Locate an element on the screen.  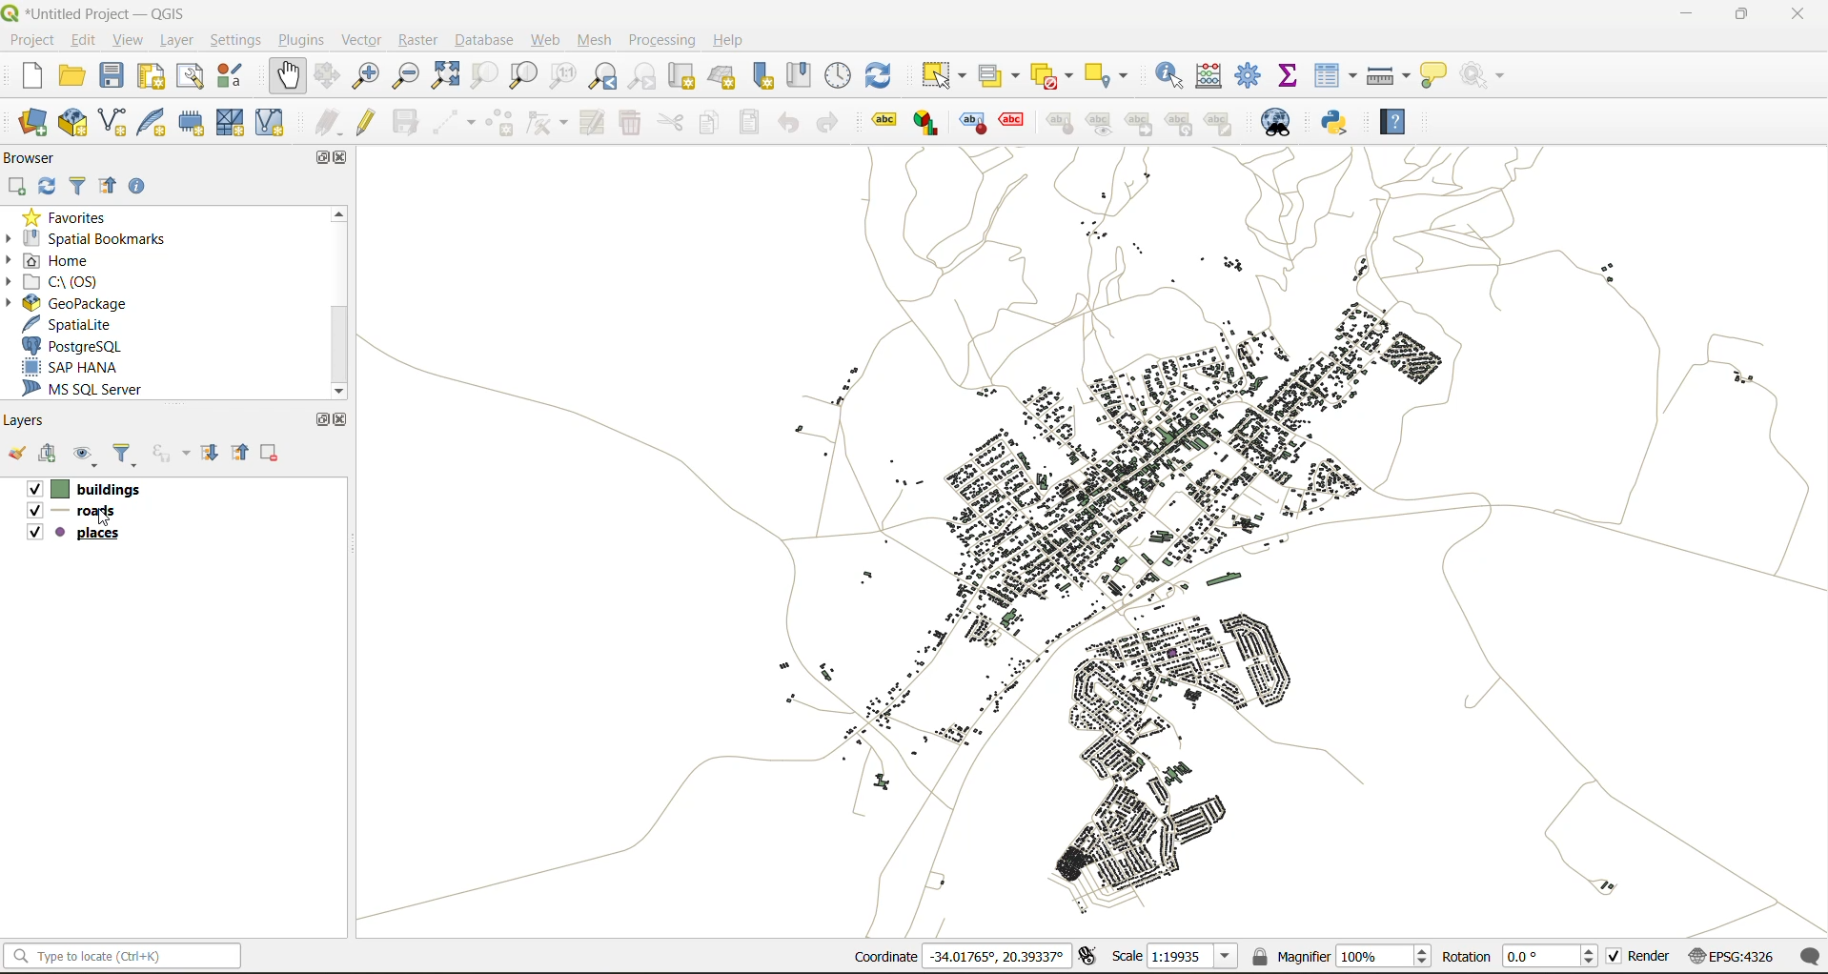
home is located at coordinates (55, 260).